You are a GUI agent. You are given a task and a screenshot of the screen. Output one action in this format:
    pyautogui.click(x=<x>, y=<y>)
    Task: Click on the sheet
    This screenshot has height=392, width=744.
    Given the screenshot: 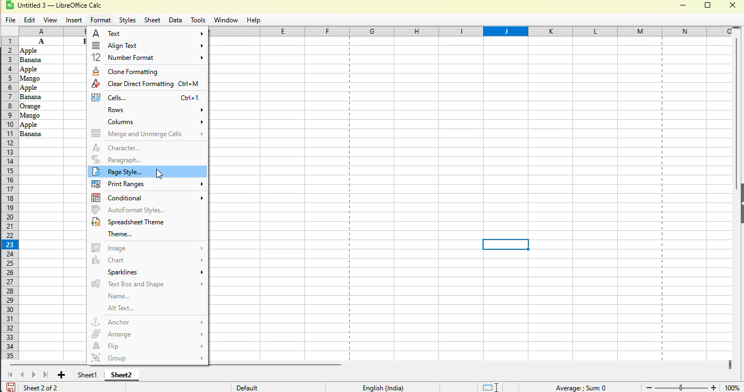 What is the action you would take?
    pyautogui.click(x=153, y=20)
    